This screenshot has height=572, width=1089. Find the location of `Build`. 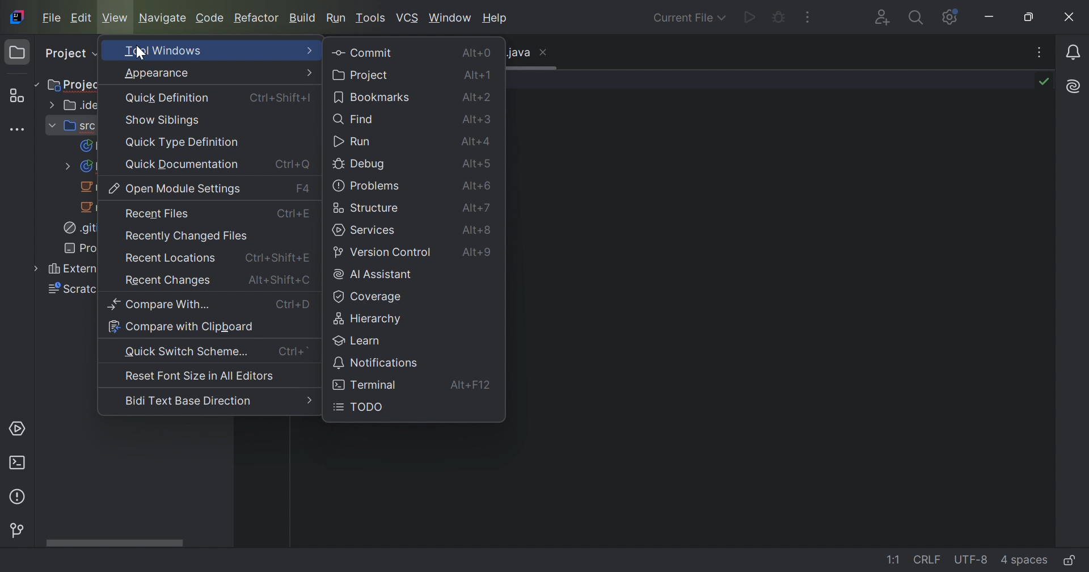

Build is located at coordinates (303, 19).